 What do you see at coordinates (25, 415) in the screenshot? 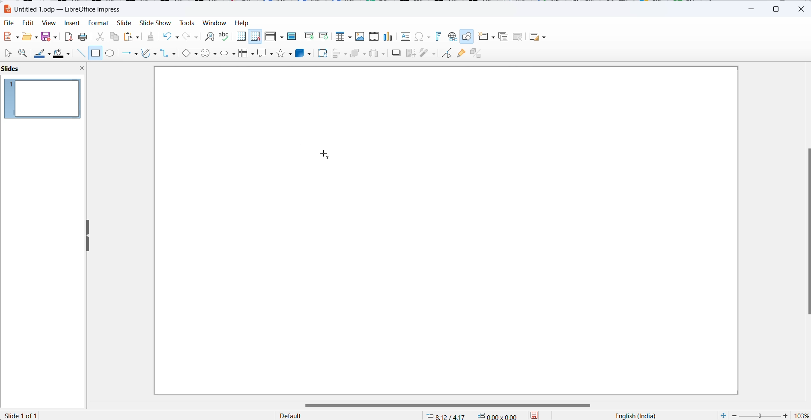
I see `slide number` at bounding box center [25, 415].